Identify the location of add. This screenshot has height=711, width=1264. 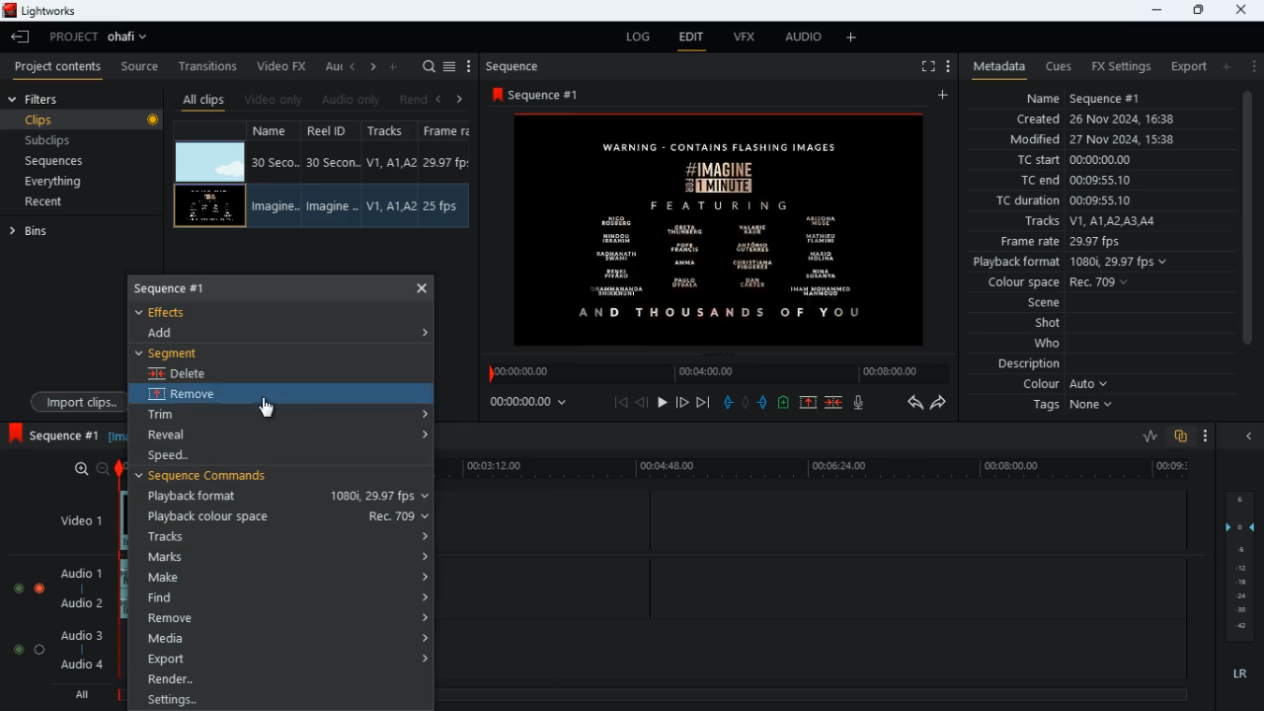
(948, 95).